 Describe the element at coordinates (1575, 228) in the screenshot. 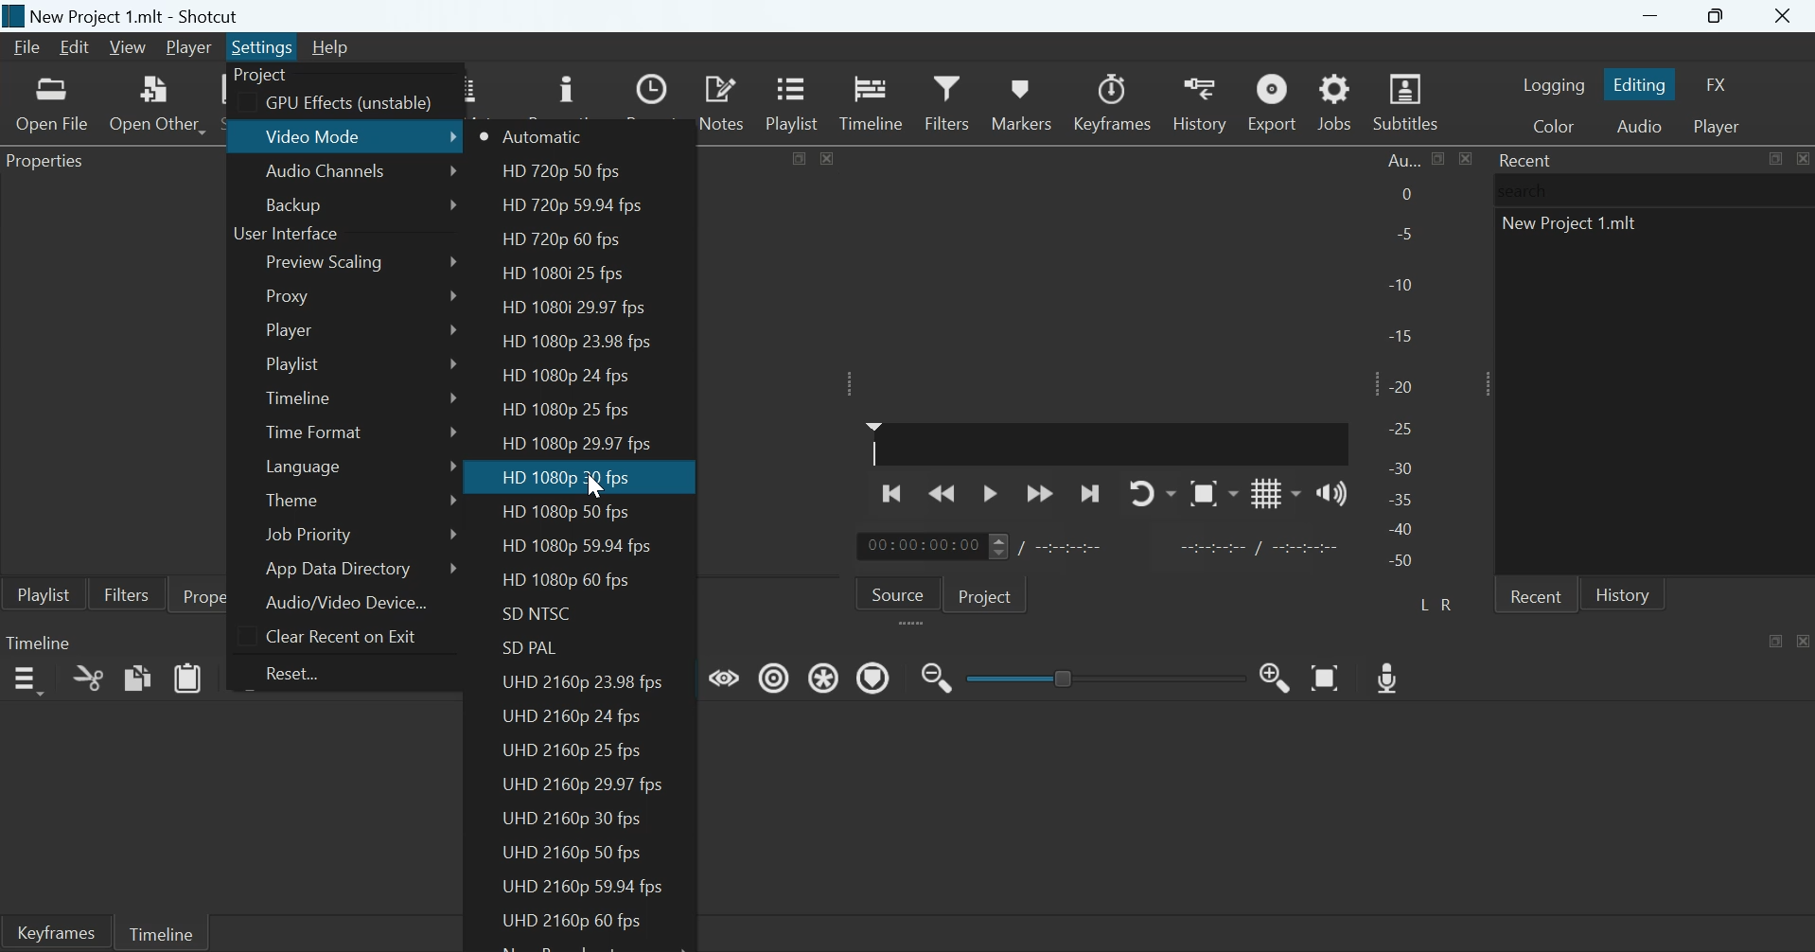

I see `new project 1.mlt` at that location.